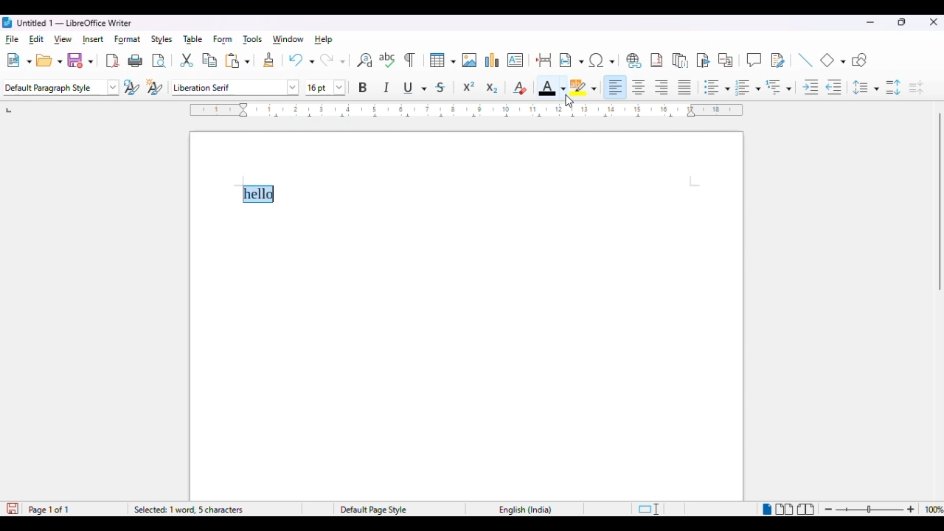  Describe the element at coordinates (572, 60) in the screenshot. I see `insert field` at that location.